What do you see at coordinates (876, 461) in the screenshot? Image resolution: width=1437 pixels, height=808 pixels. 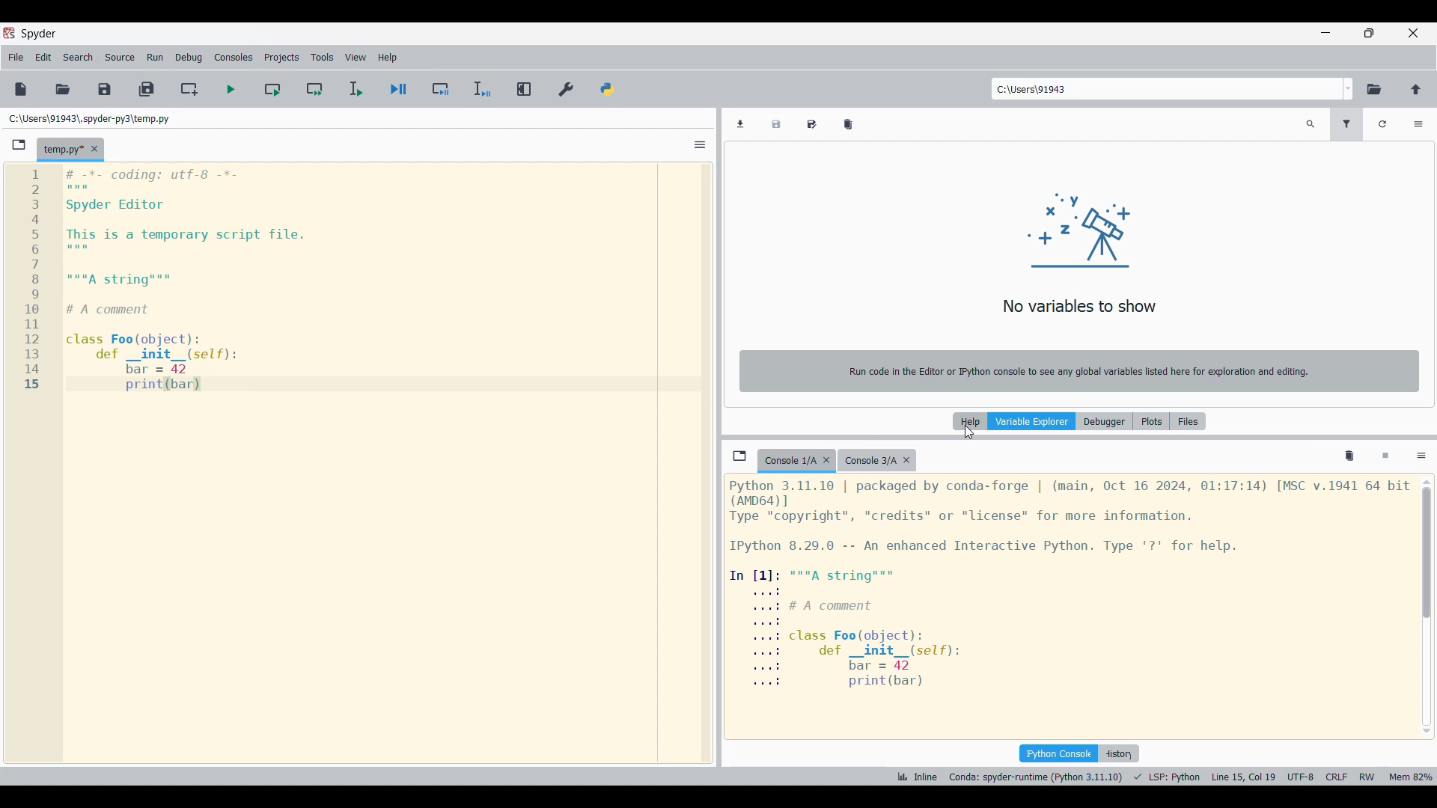 I see `Other tab` at bounding box center [876, 461].